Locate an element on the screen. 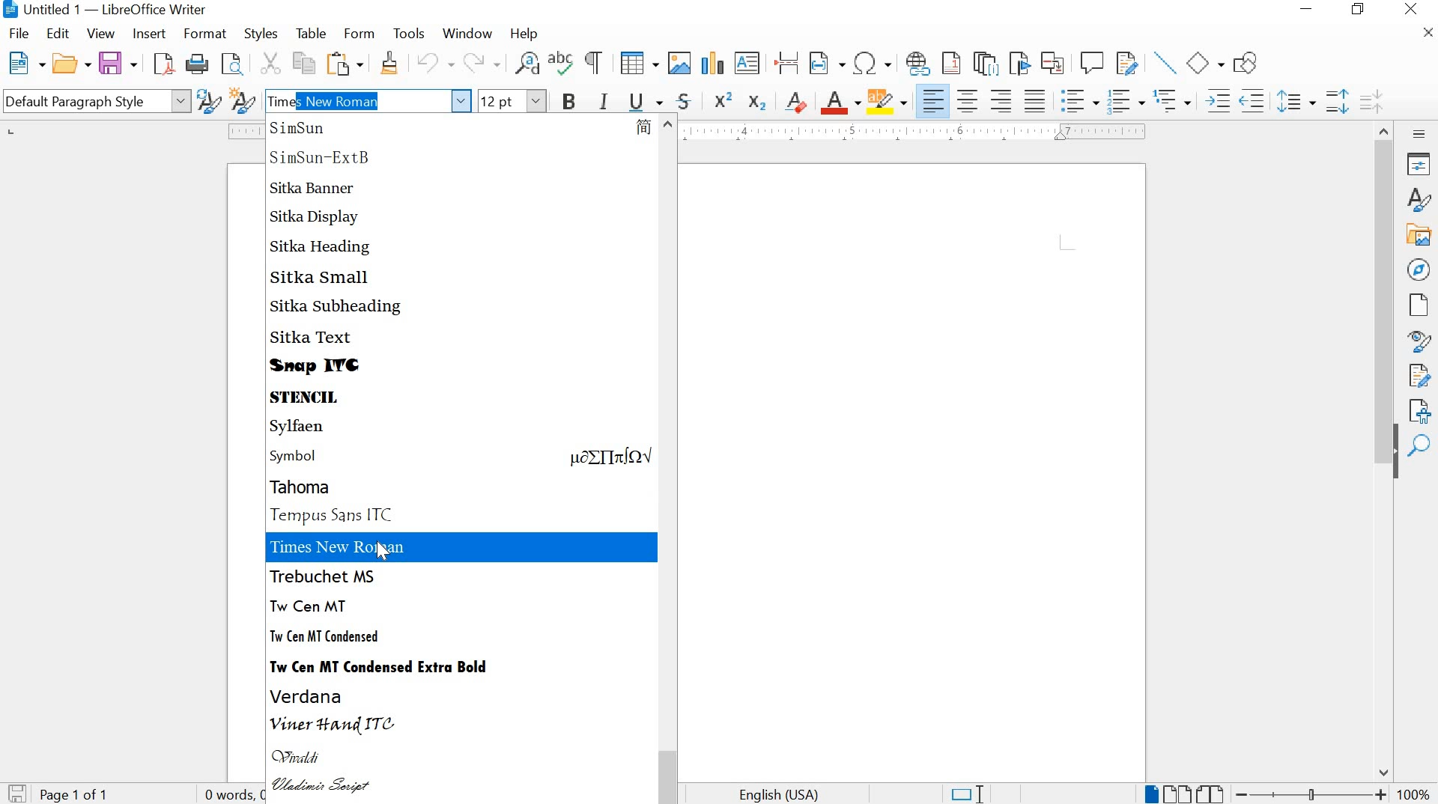 This screenshot has width=1438, height=804. TEMPUS SANS ITC is located at coordinates (339, 517).